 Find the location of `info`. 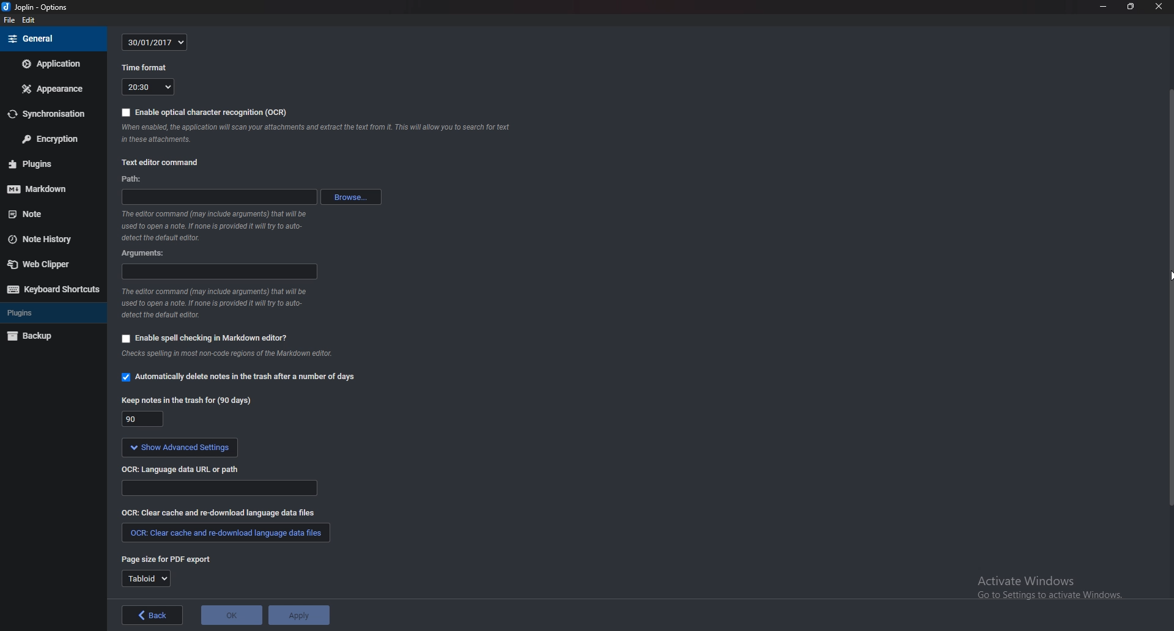

info is located at coordinates (232, 353).